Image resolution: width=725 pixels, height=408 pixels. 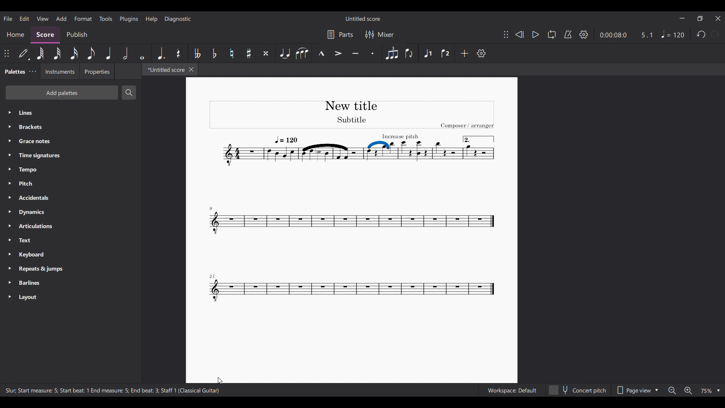 I want to click on Slur, Start measure: 5; Start beat: 1 End measure: 5; End beat: 3; Staff 1 (Classical Guitar), so click(x=113, y=390).